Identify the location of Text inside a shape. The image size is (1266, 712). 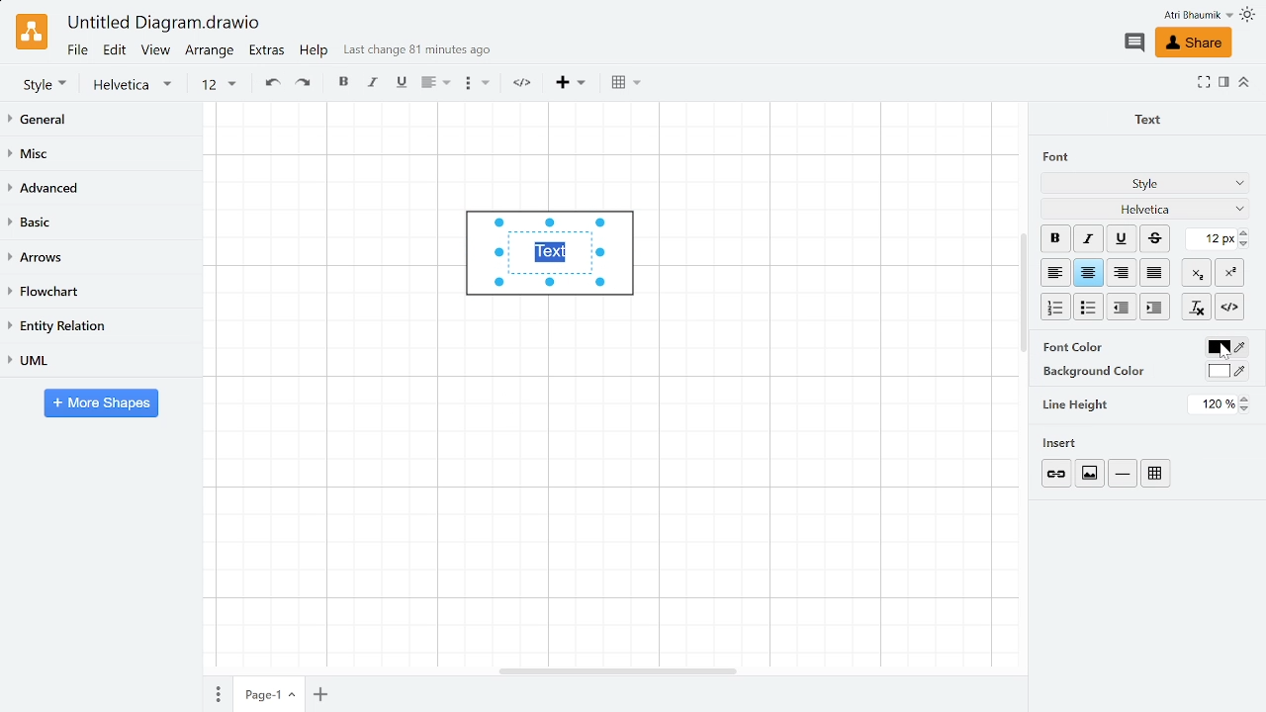
(557, 262).